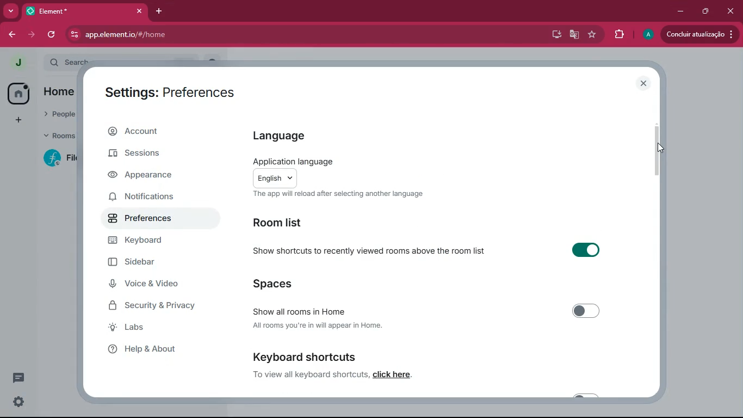  I want to click on sessions, so click(157, 157).